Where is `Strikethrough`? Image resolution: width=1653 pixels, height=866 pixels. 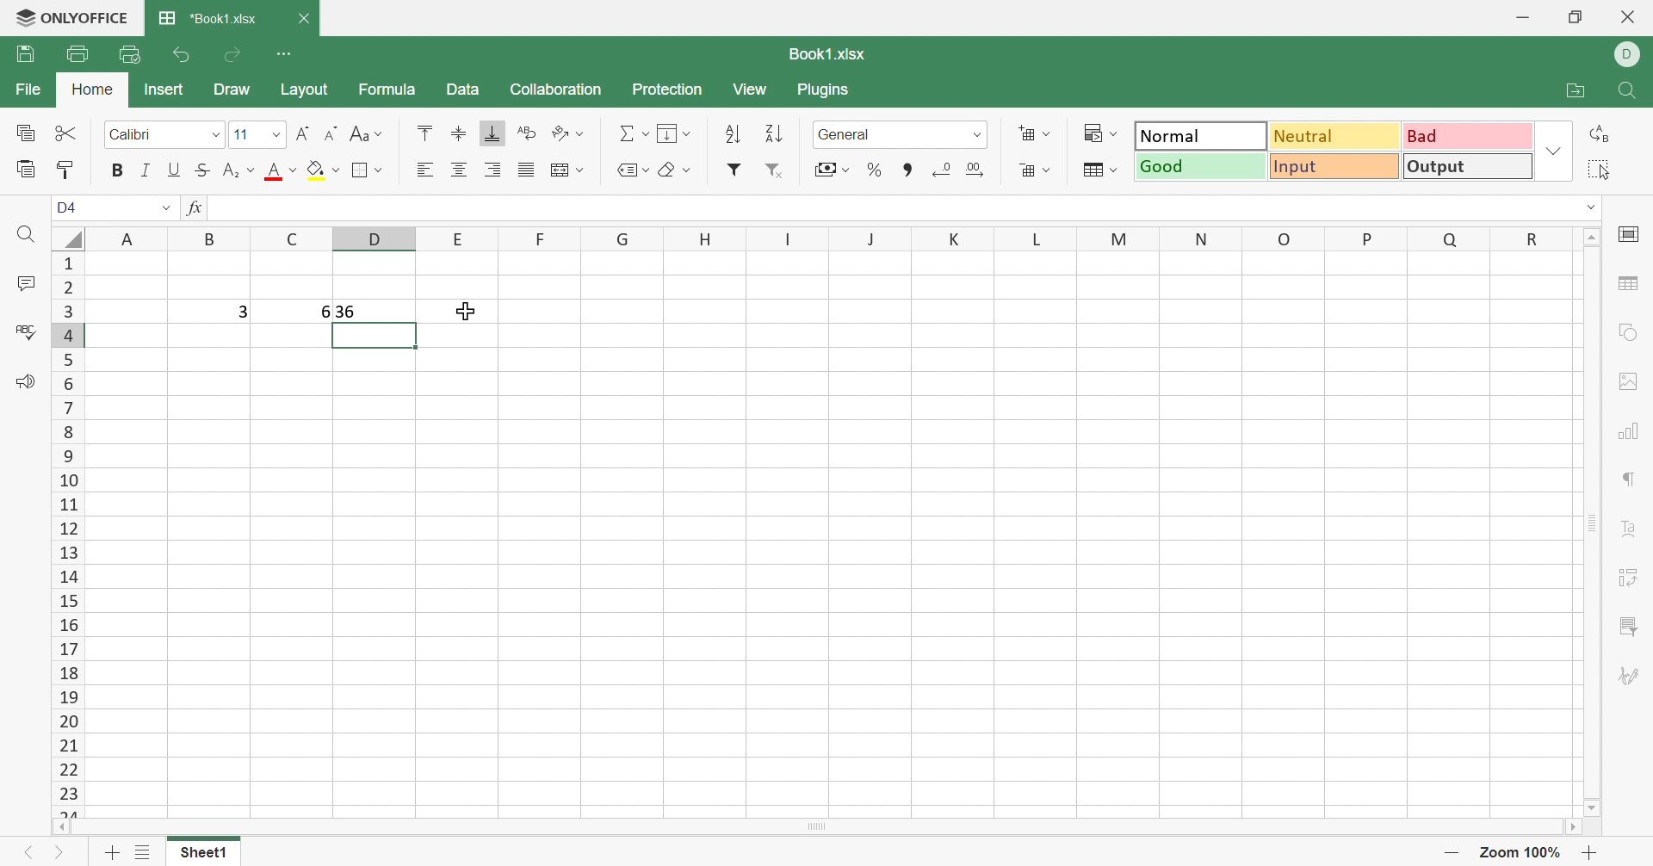 Strikethrough is located at coordinates (206, 170).